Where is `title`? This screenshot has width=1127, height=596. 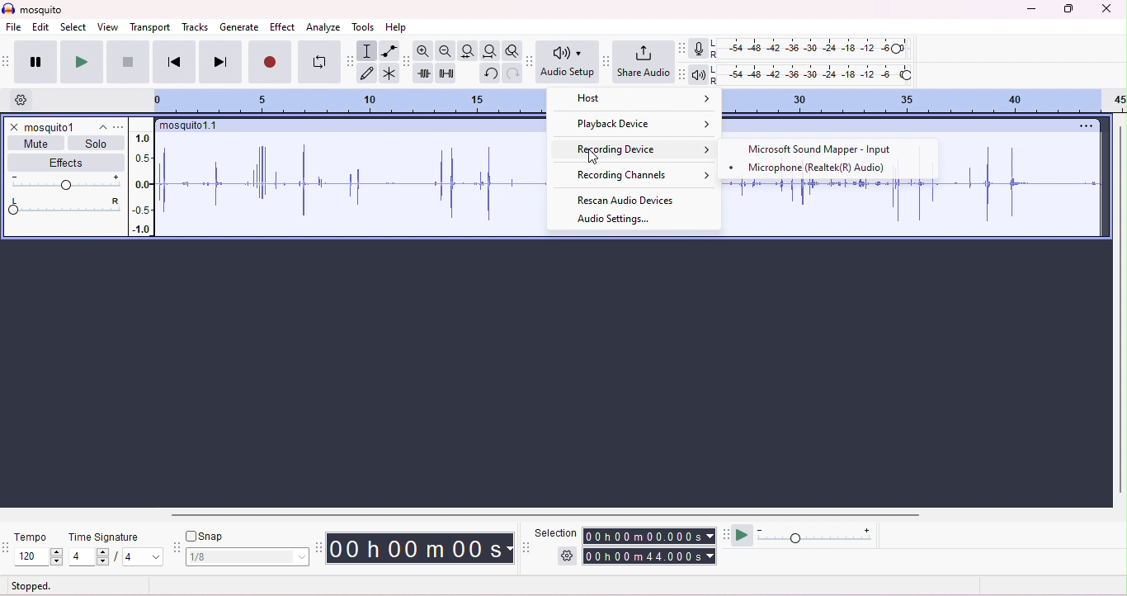
title is located at coordinates (32, 8).